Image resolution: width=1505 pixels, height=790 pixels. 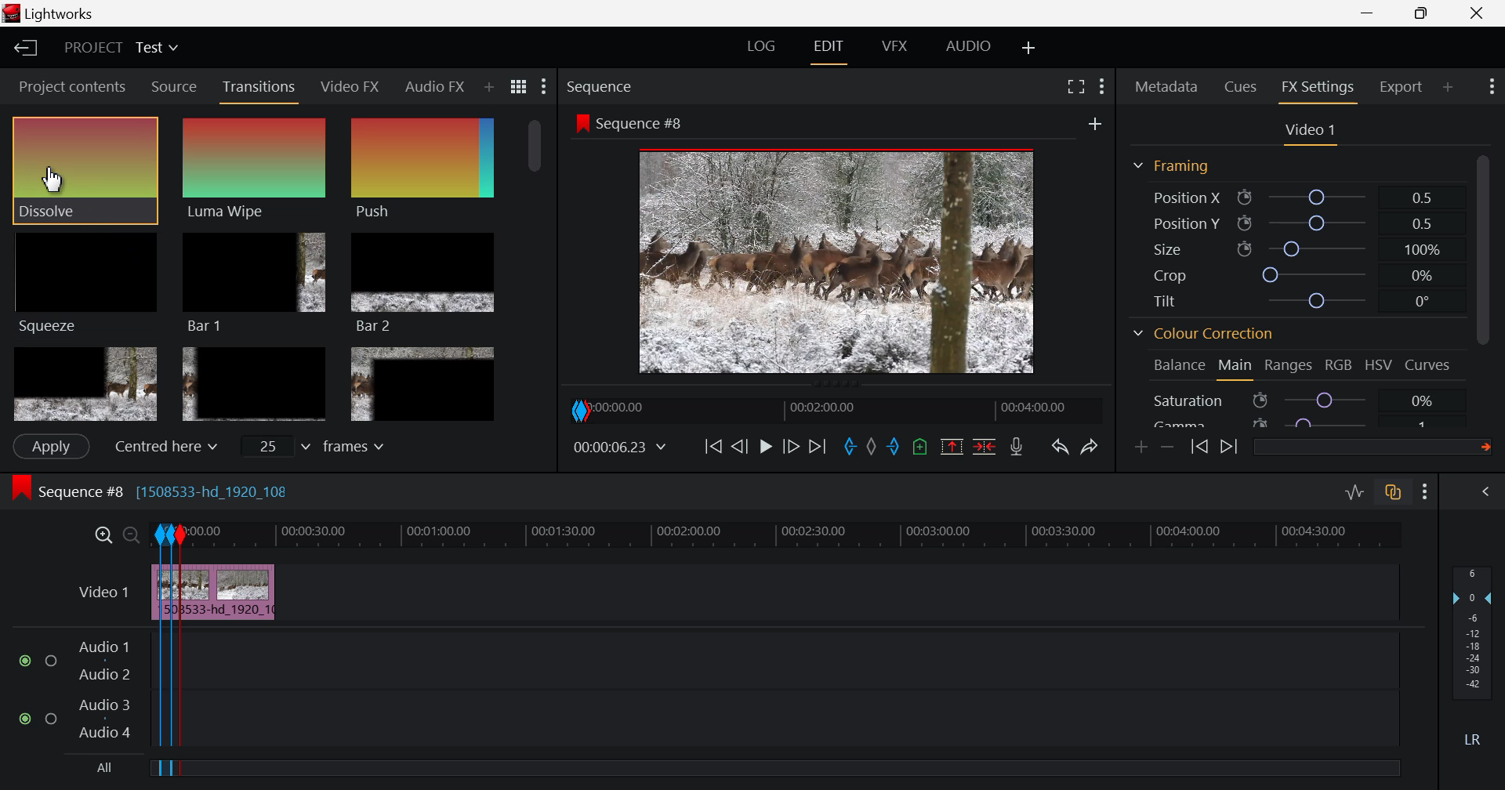 What do you see at coordinates (546, 87) in the screenshot?
I see `Show Settings` at bounding box center [546, 87].